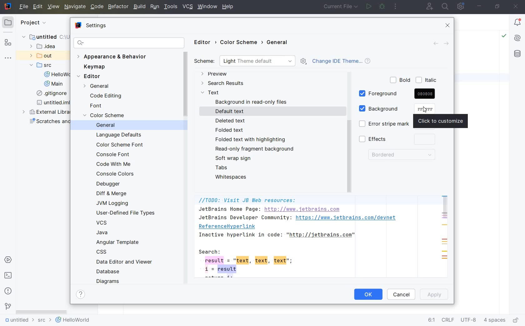 Image resolution: width=525 pixels, height=326 pixels. I want to click on gitignore, so click(51, 94).